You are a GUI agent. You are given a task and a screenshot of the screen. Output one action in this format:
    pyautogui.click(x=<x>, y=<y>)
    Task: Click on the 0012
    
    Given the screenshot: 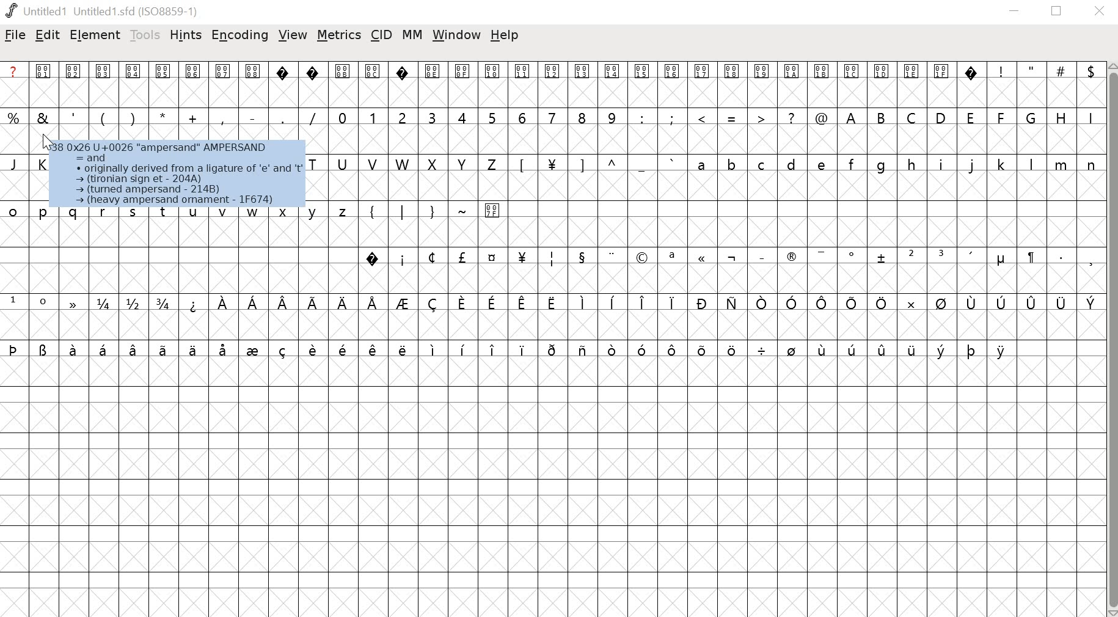 What is the action you would take?
    pyautogui.click(x=555, y=84)
    